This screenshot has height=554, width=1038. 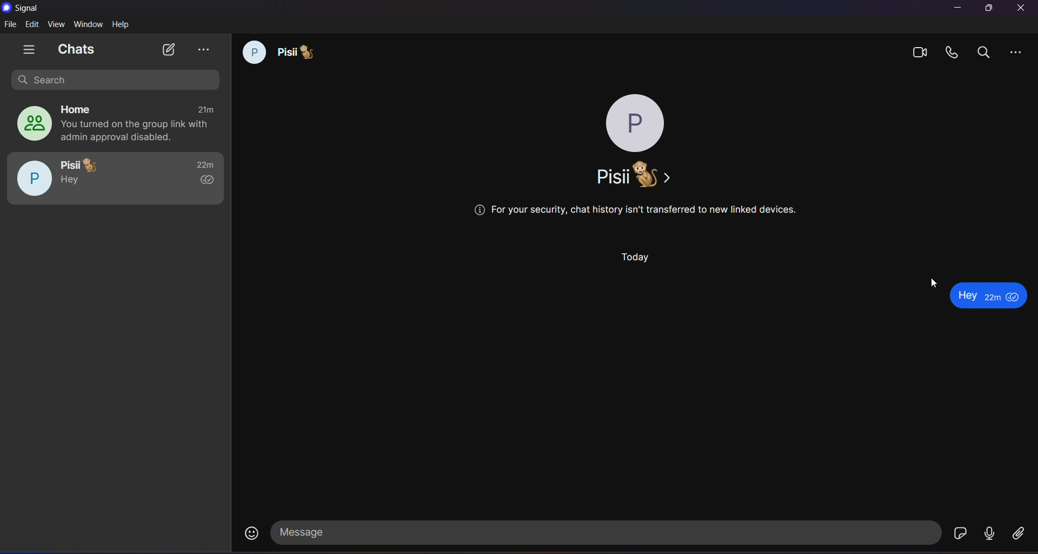 I want to click on profile, so click(x=634, y=122).